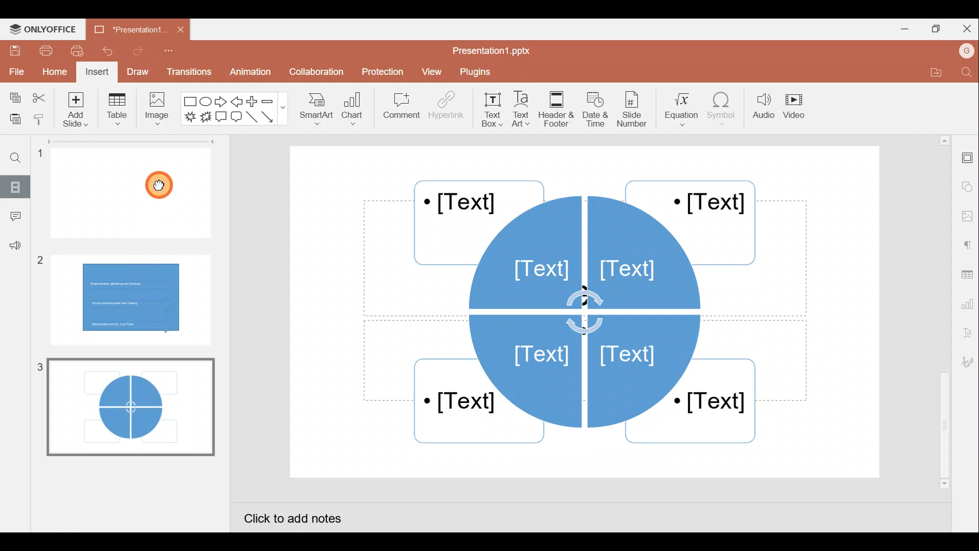  What do you see at coordinates (942, 311) in the screenshot?
I see `Vertical scroll bar` at bounding box center [942, 311].